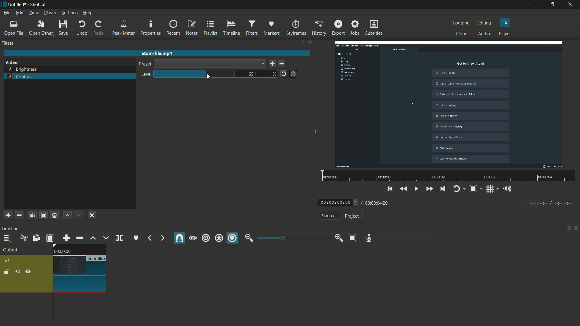 This screenshot has width=580, height=326. Describe the element at coordinates (144, 65) in the screenshot. I see `preset` at that location.